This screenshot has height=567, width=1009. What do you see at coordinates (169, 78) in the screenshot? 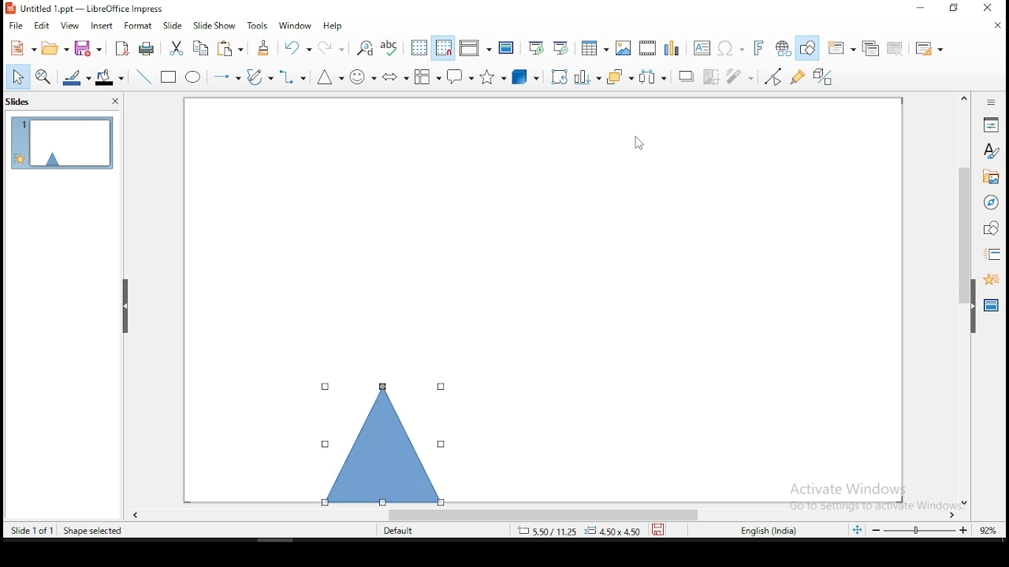
I see `rectangle` at bounding box center [169, 78].